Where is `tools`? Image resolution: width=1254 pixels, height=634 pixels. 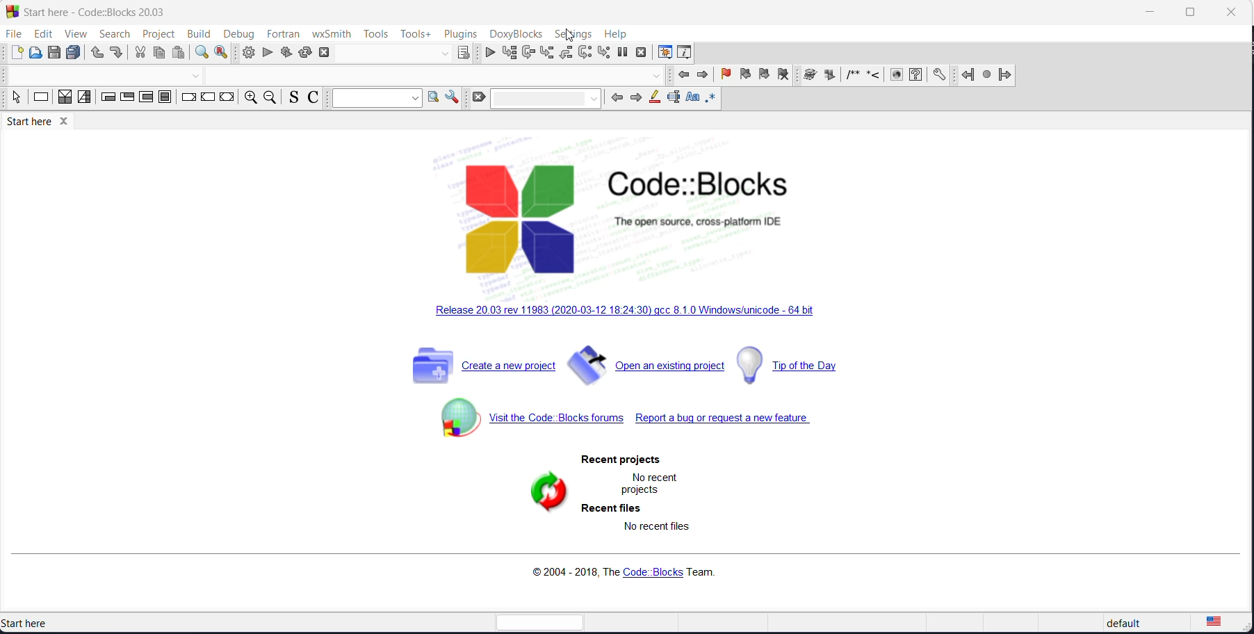
tools is located at coordinates (376, 33).